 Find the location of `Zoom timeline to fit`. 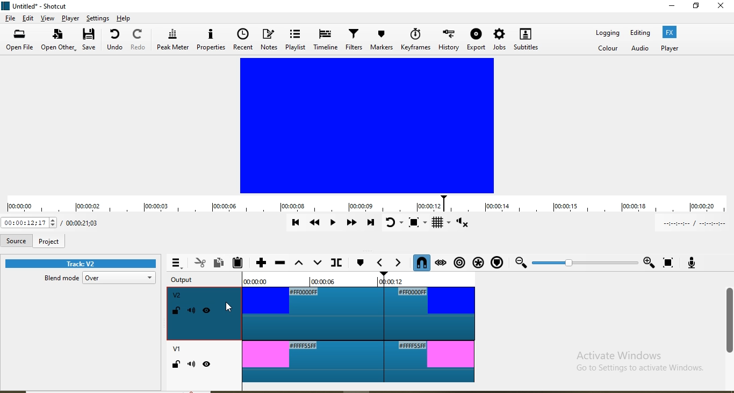

Zoom timeline to fit is located at coordinates (667, 260).